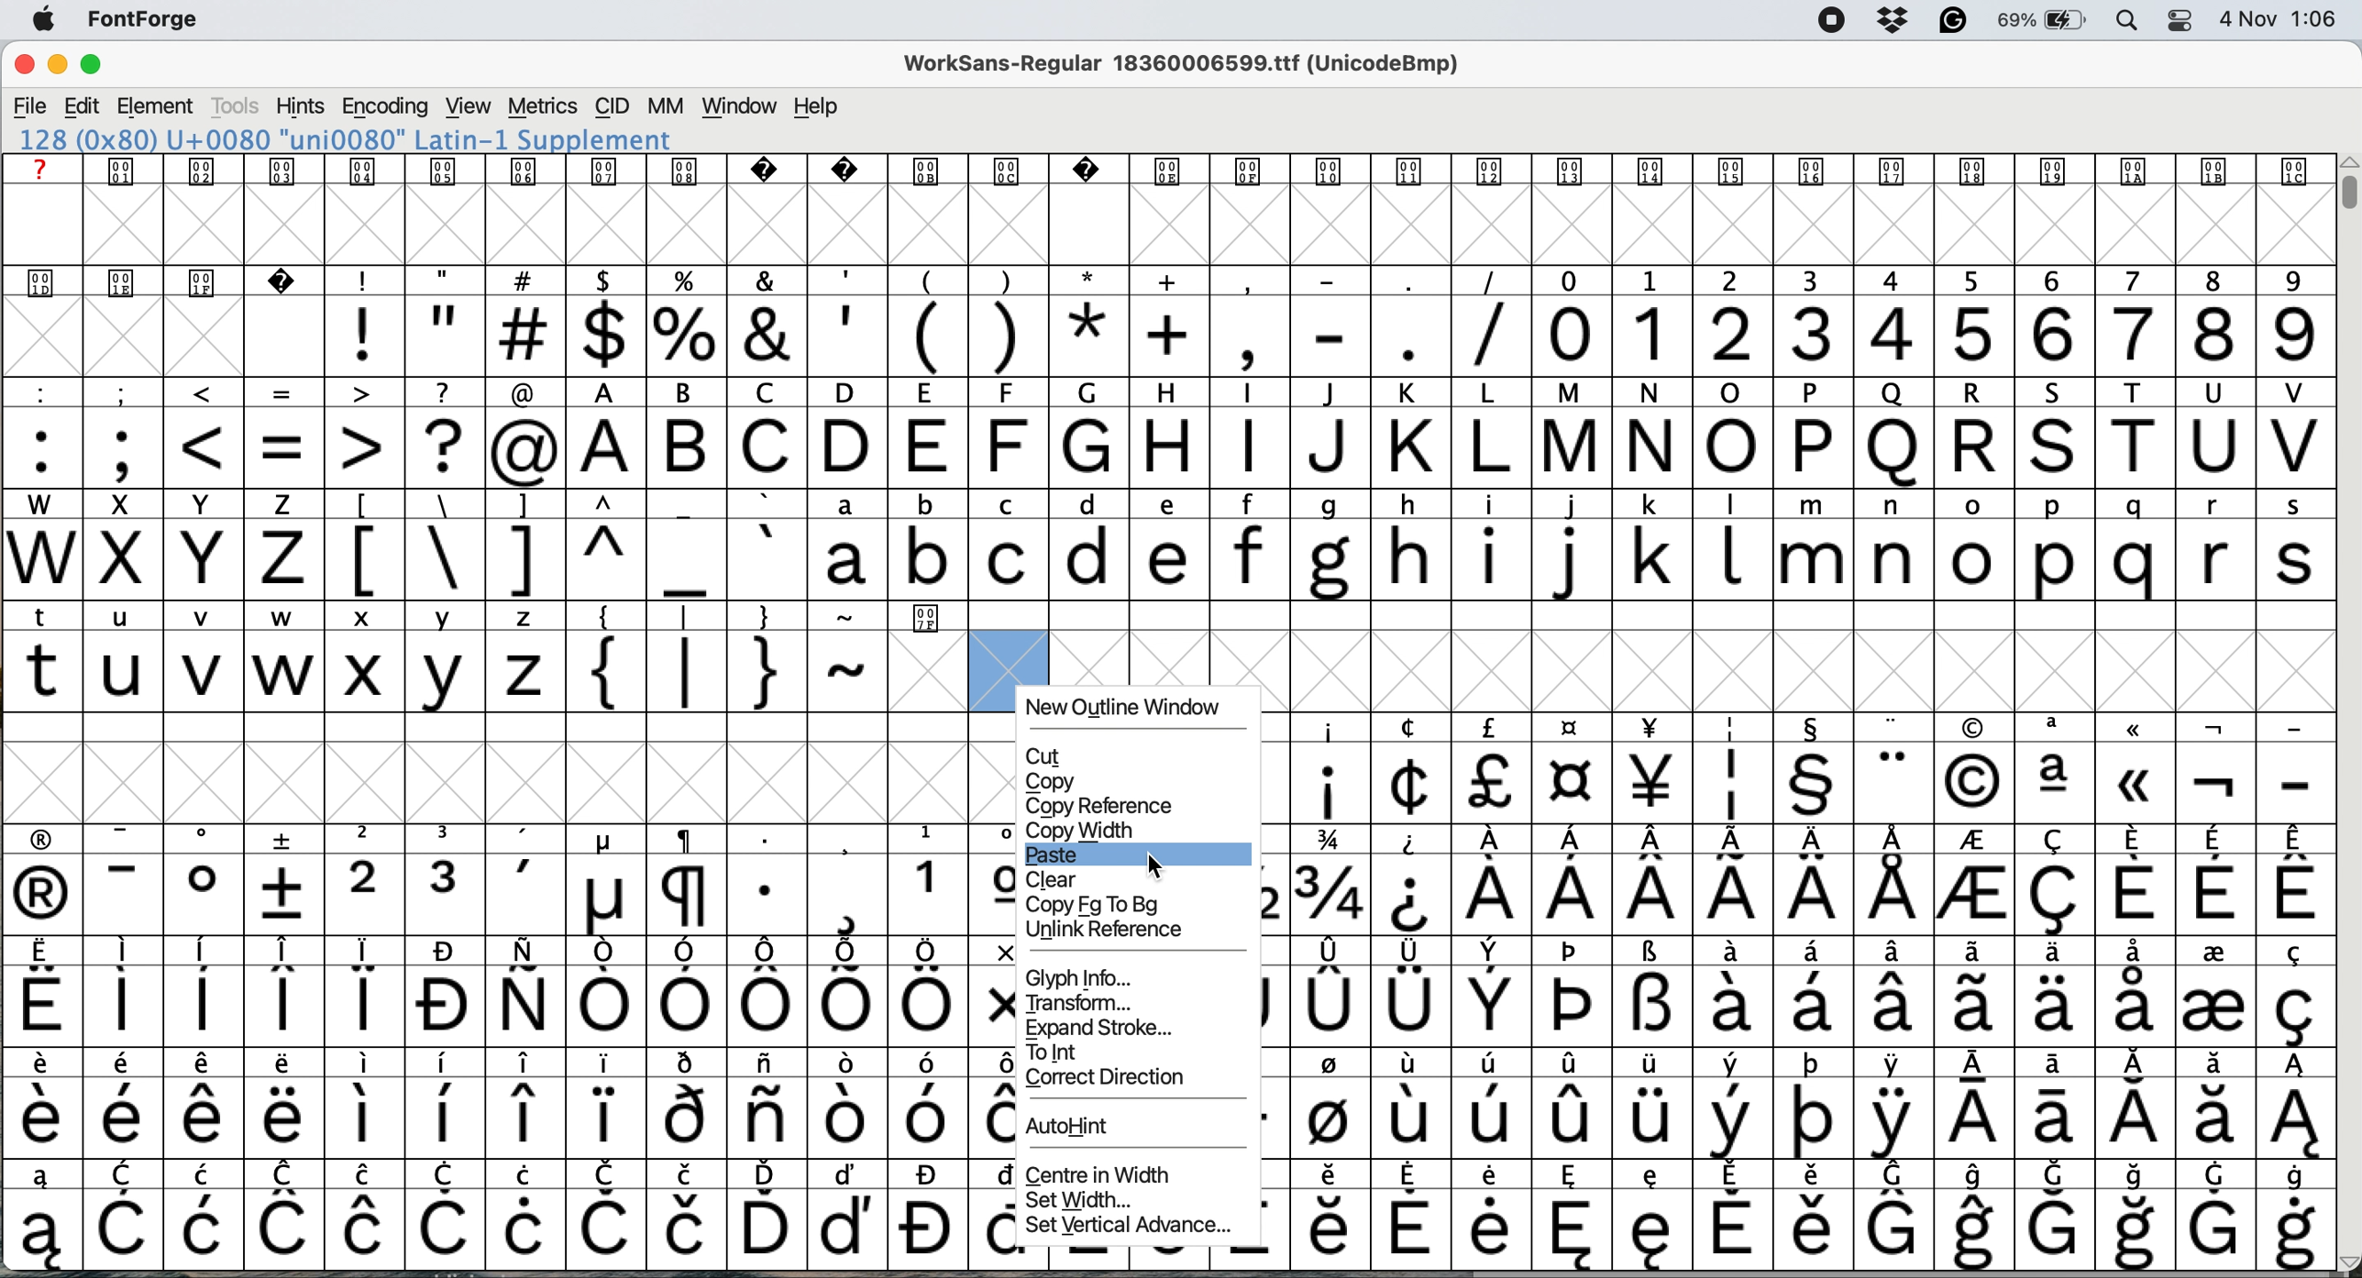 This screenshot has height=1278, width=2362. What do you see at coordinates (1105, 807) in the screenshot?
I see `copy reference` at bounding box center [1105, 807].